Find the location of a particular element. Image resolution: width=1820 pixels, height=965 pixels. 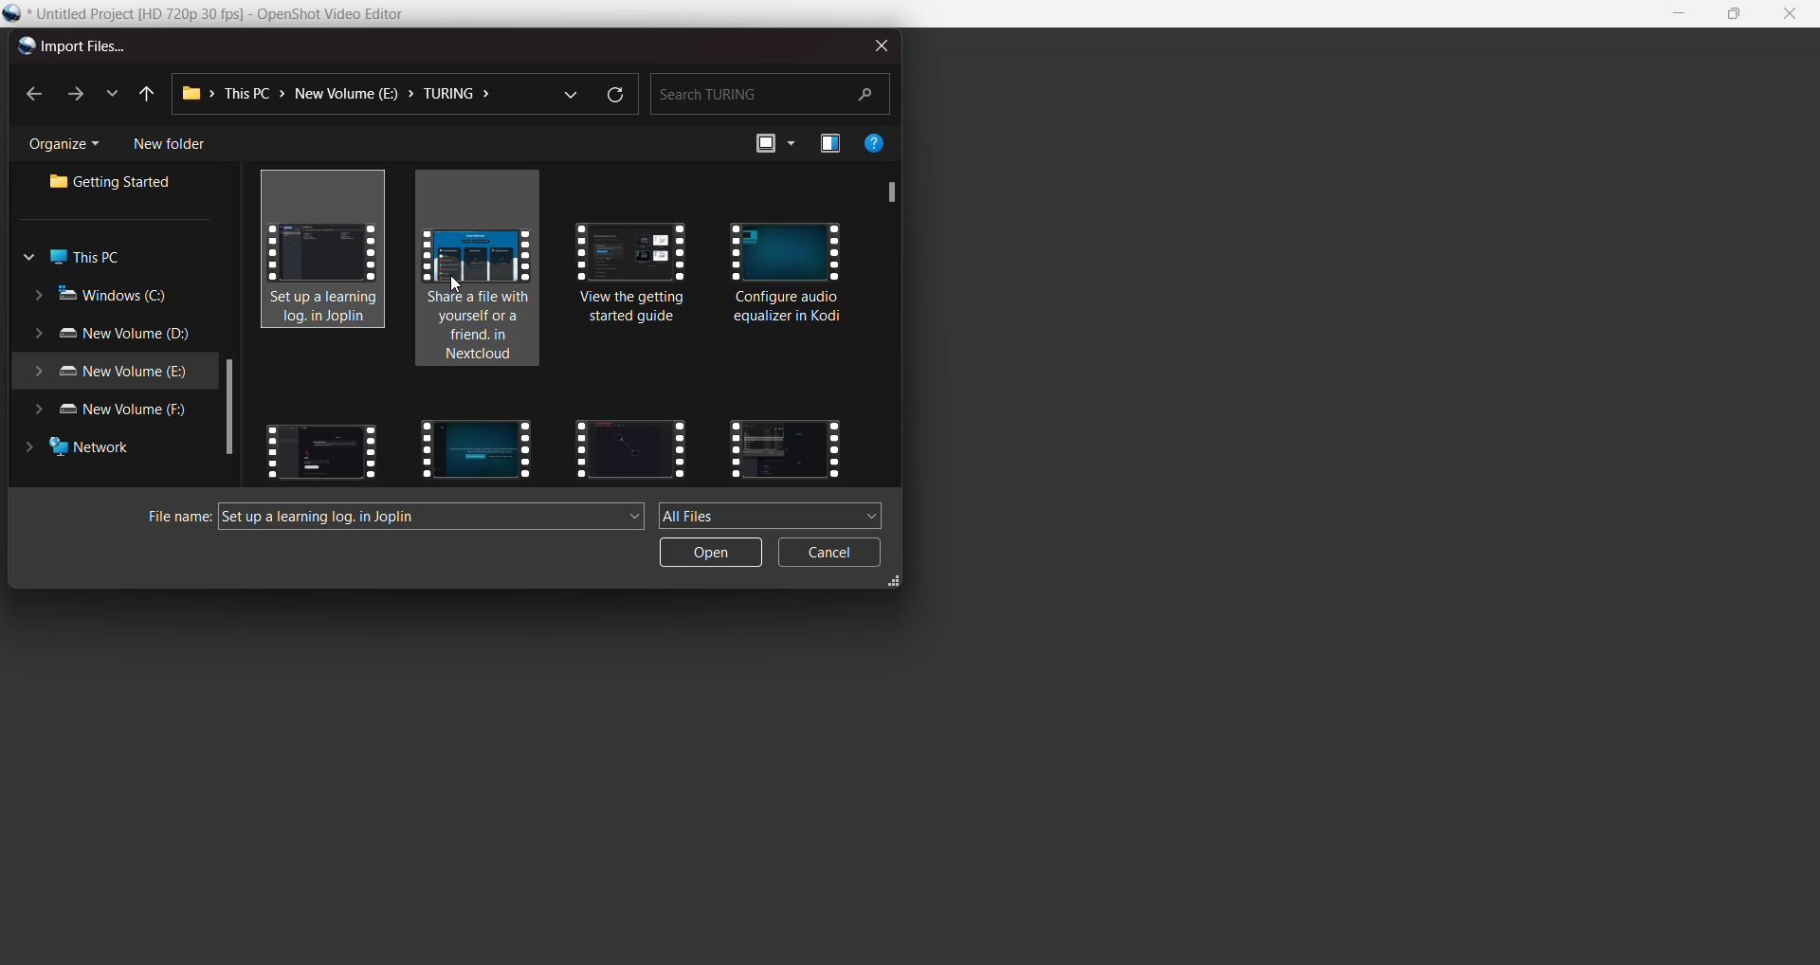

file name is located at coordinates (171, 518).